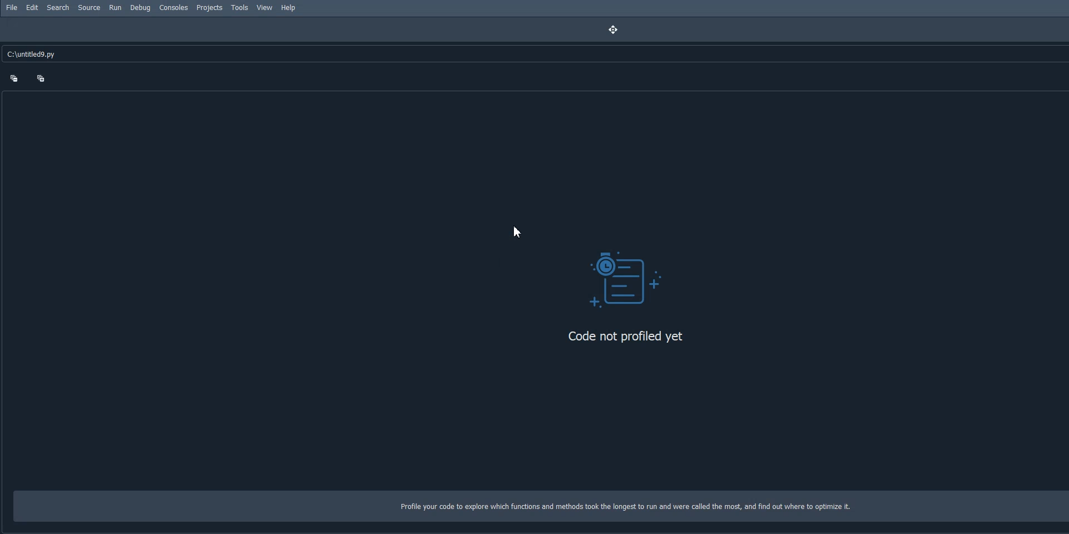 The height and width of the screenshot is (534, 1069). Describe the element at coordinates (288, 8) in the screenshot. I see `Help` at that location.